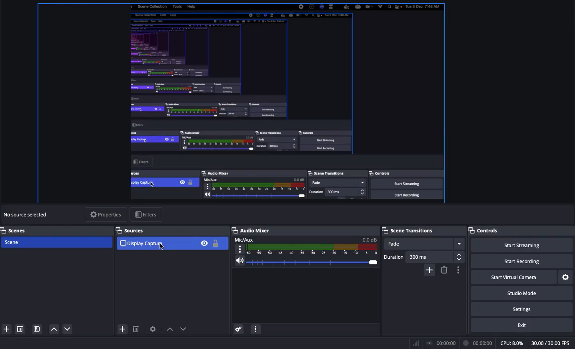  Describe the element at coordinates (307, 245) in the screenshot. I see `Mic/Aux` at that location.